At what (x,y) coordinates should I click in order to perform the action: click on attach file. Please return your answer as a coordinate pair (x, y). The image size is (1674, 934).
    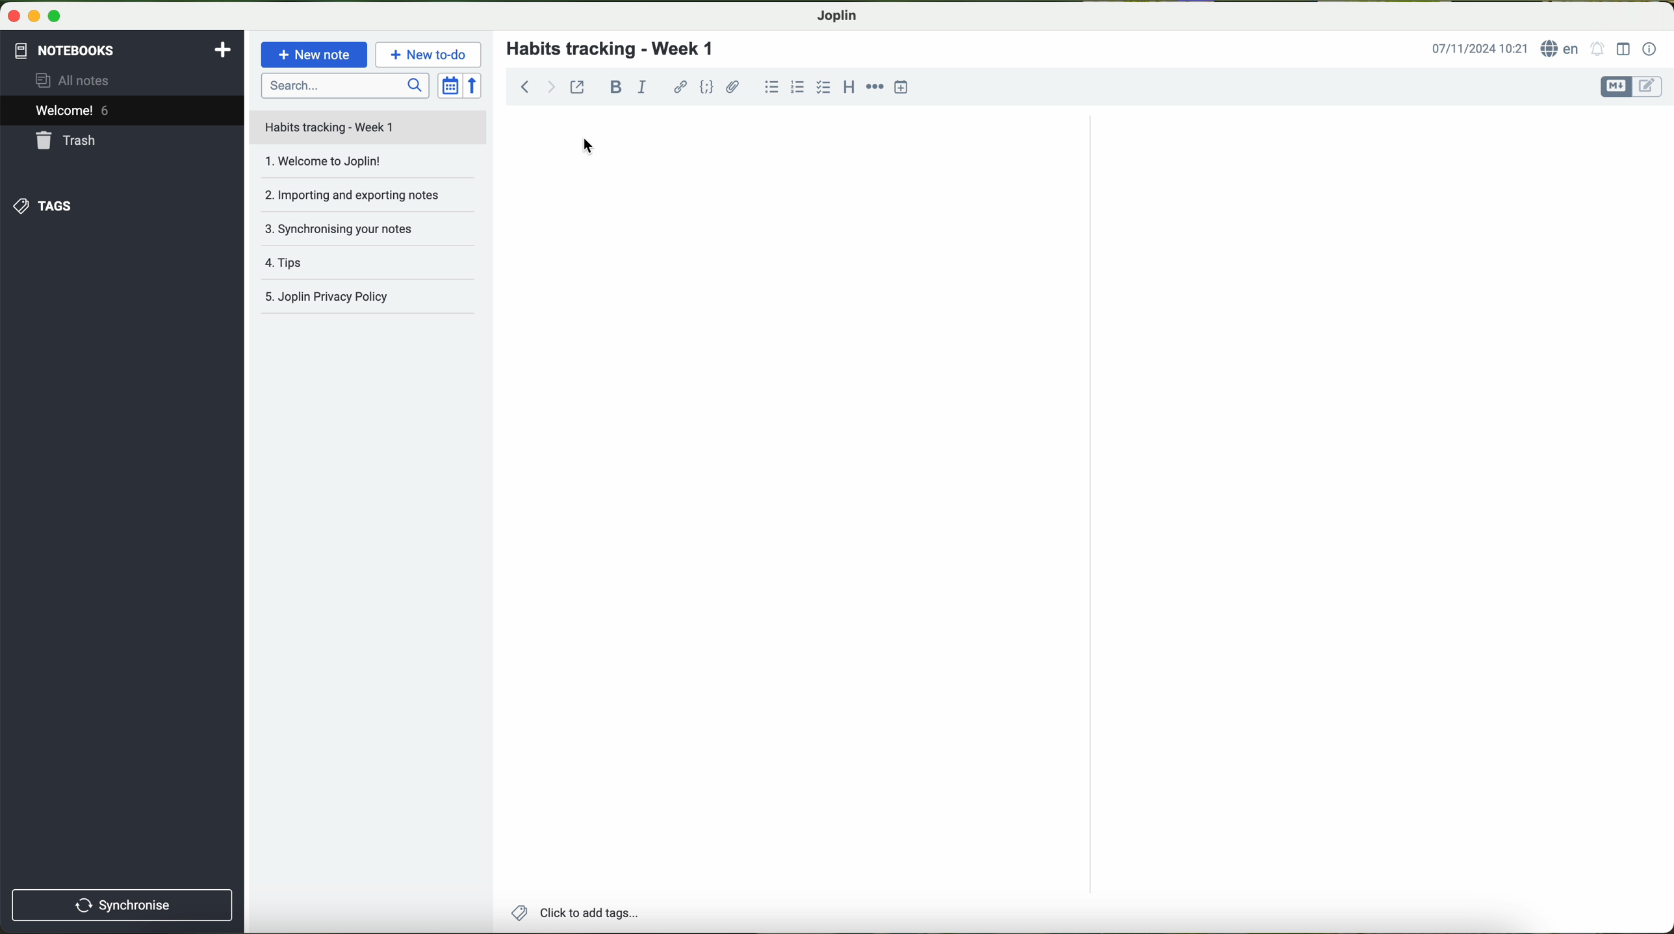
    Looking at the image, I should click on (734, 86).